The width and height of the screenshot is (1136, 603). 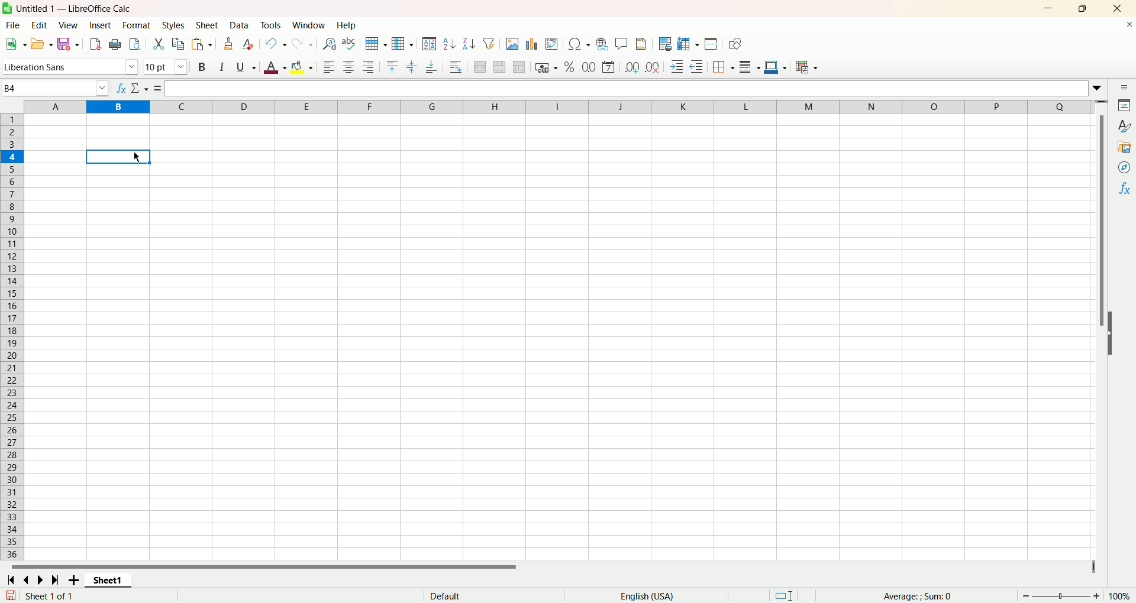 I want to click on italics, so click(x=220, y=67).